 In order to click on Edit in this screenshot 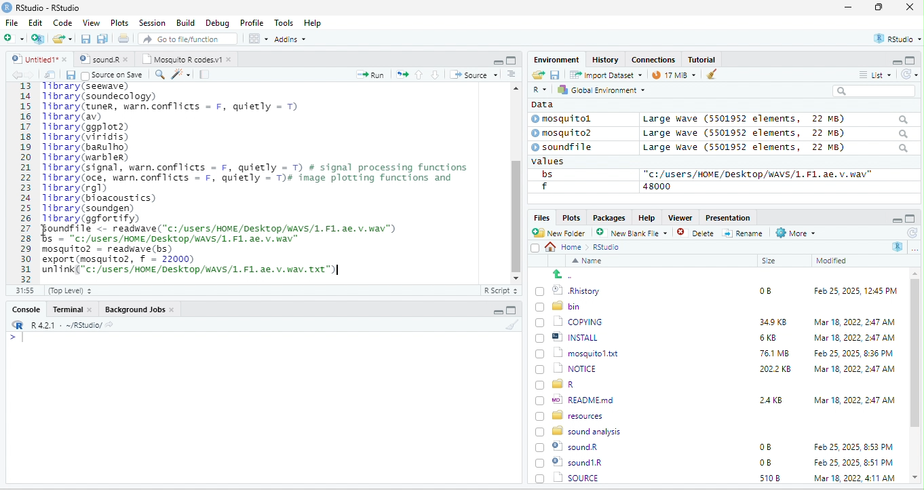, I will do `click(37, 22)`.